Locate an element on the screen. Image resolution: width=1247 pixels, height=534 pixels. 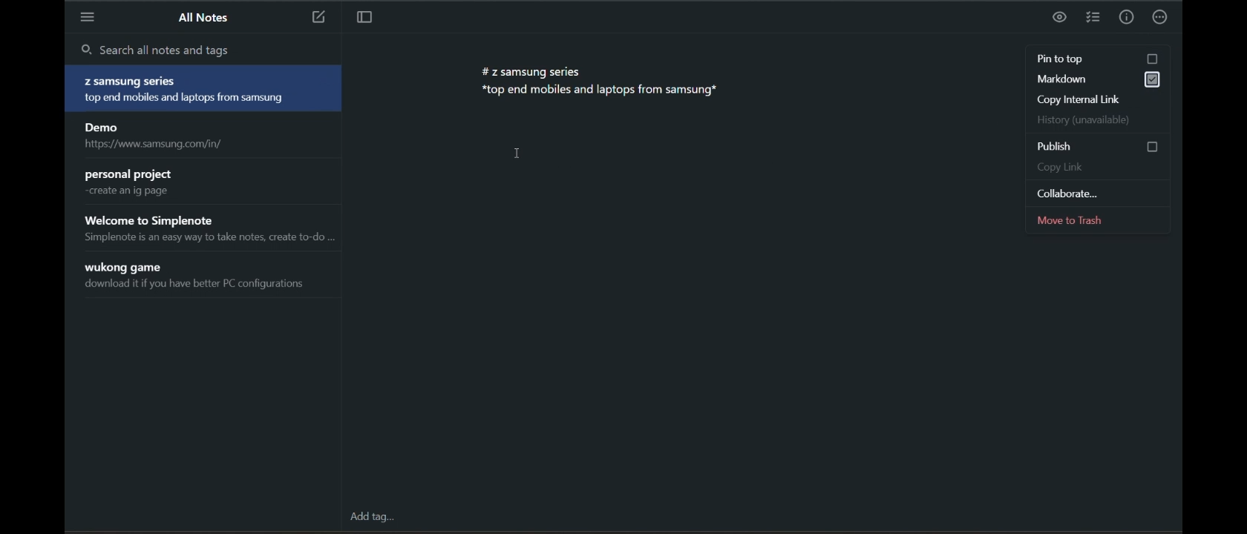
move to trash is located at coordinates (1097, 220).